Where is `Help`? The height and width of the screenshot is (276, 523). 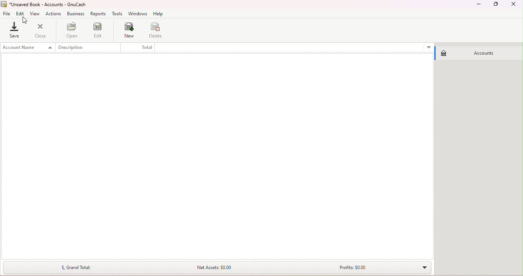 Help is located at coordinates (159, 12).